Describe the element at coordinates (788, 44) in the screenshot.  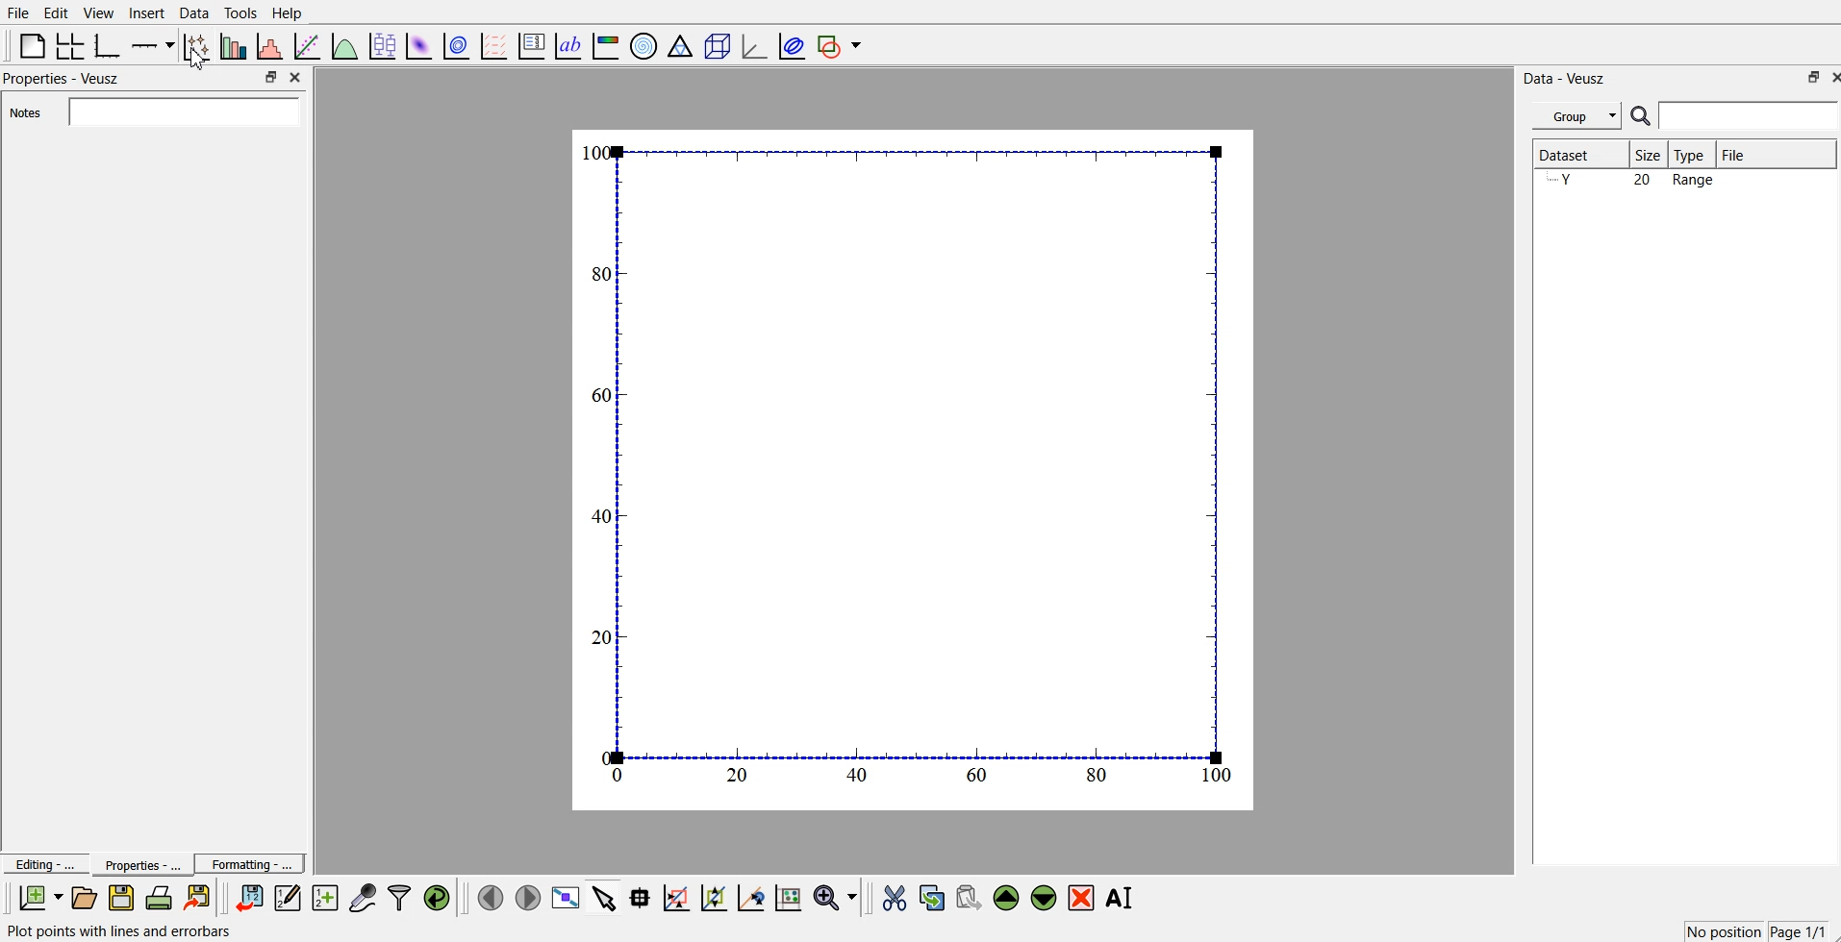
I see `plot covariance ellipses` at that location.